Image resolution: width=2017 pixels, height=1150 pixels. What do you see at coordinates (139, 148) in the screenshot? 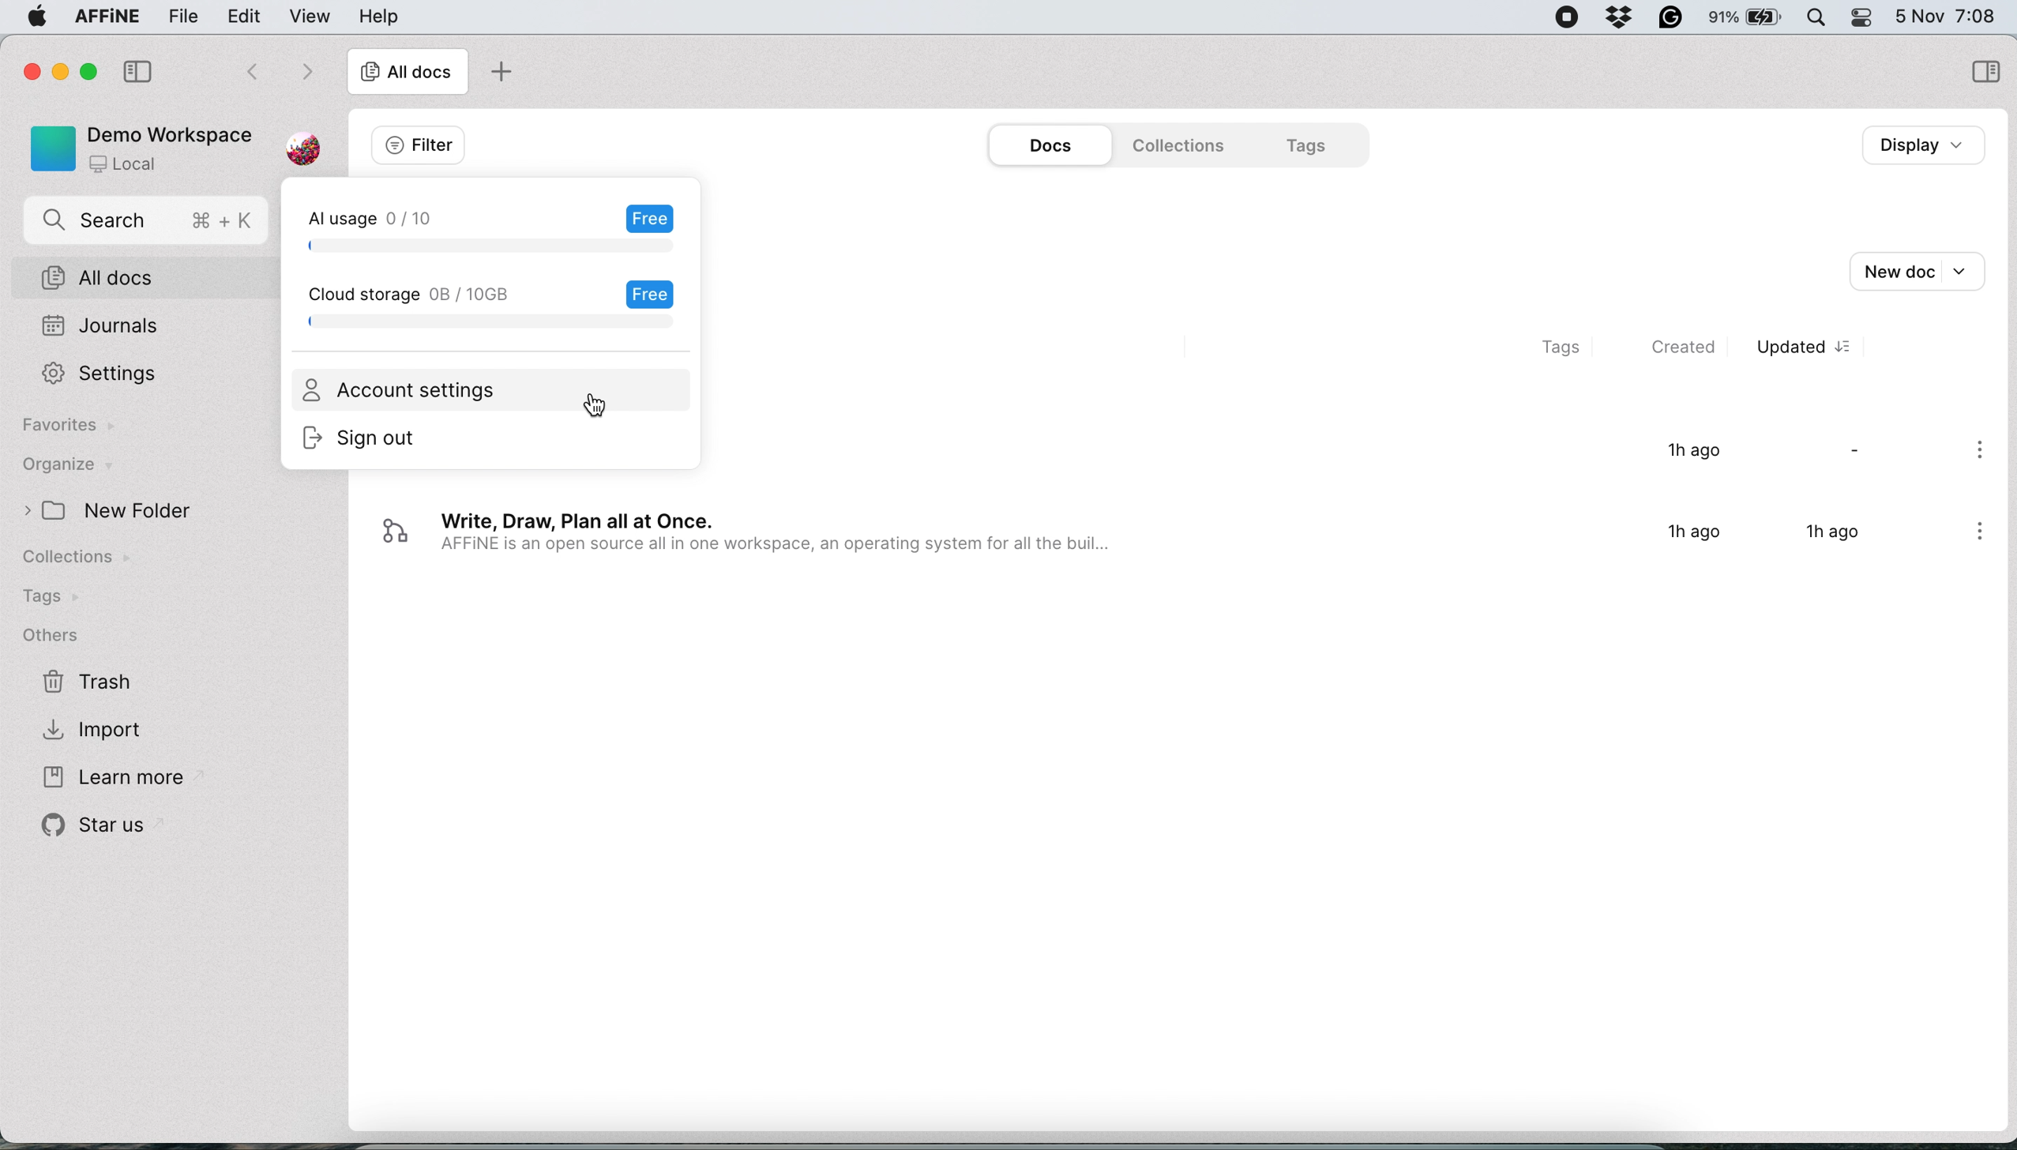
I see `workspace` at bounding box center [139, 148].